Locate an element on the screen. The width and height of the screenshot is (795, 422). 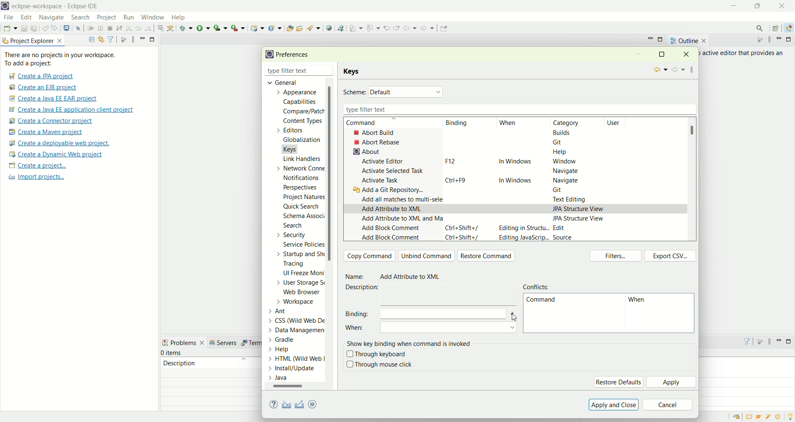
help is located at coordinates (560, 153).